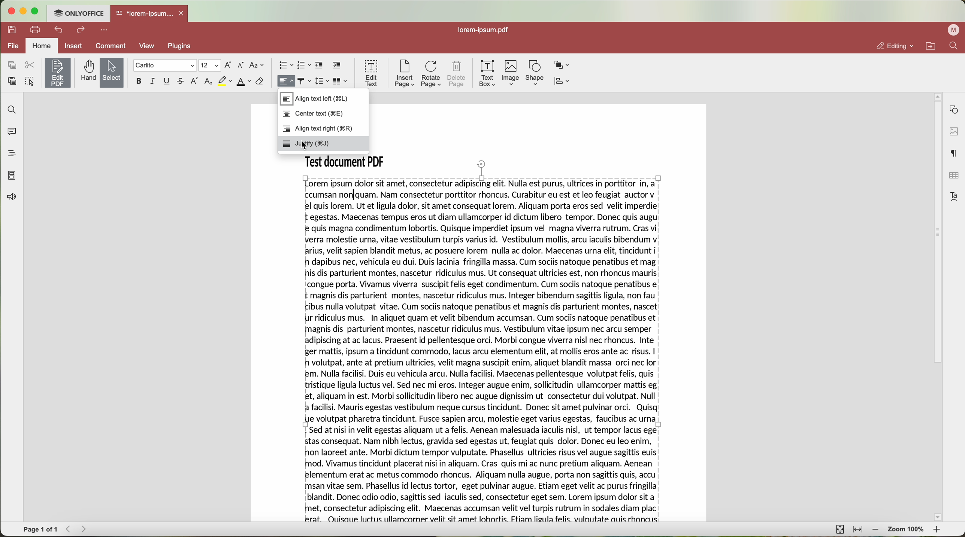 The image size is (965, 537). I want to click on vertical align, so click(303, 80).